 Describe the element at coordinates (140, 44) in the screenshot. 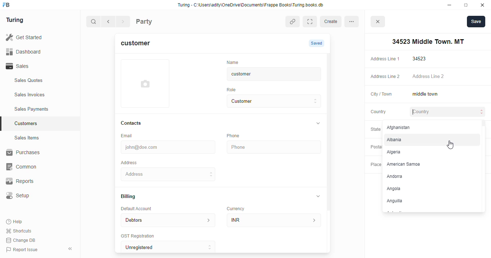

I see `customer` at that location.